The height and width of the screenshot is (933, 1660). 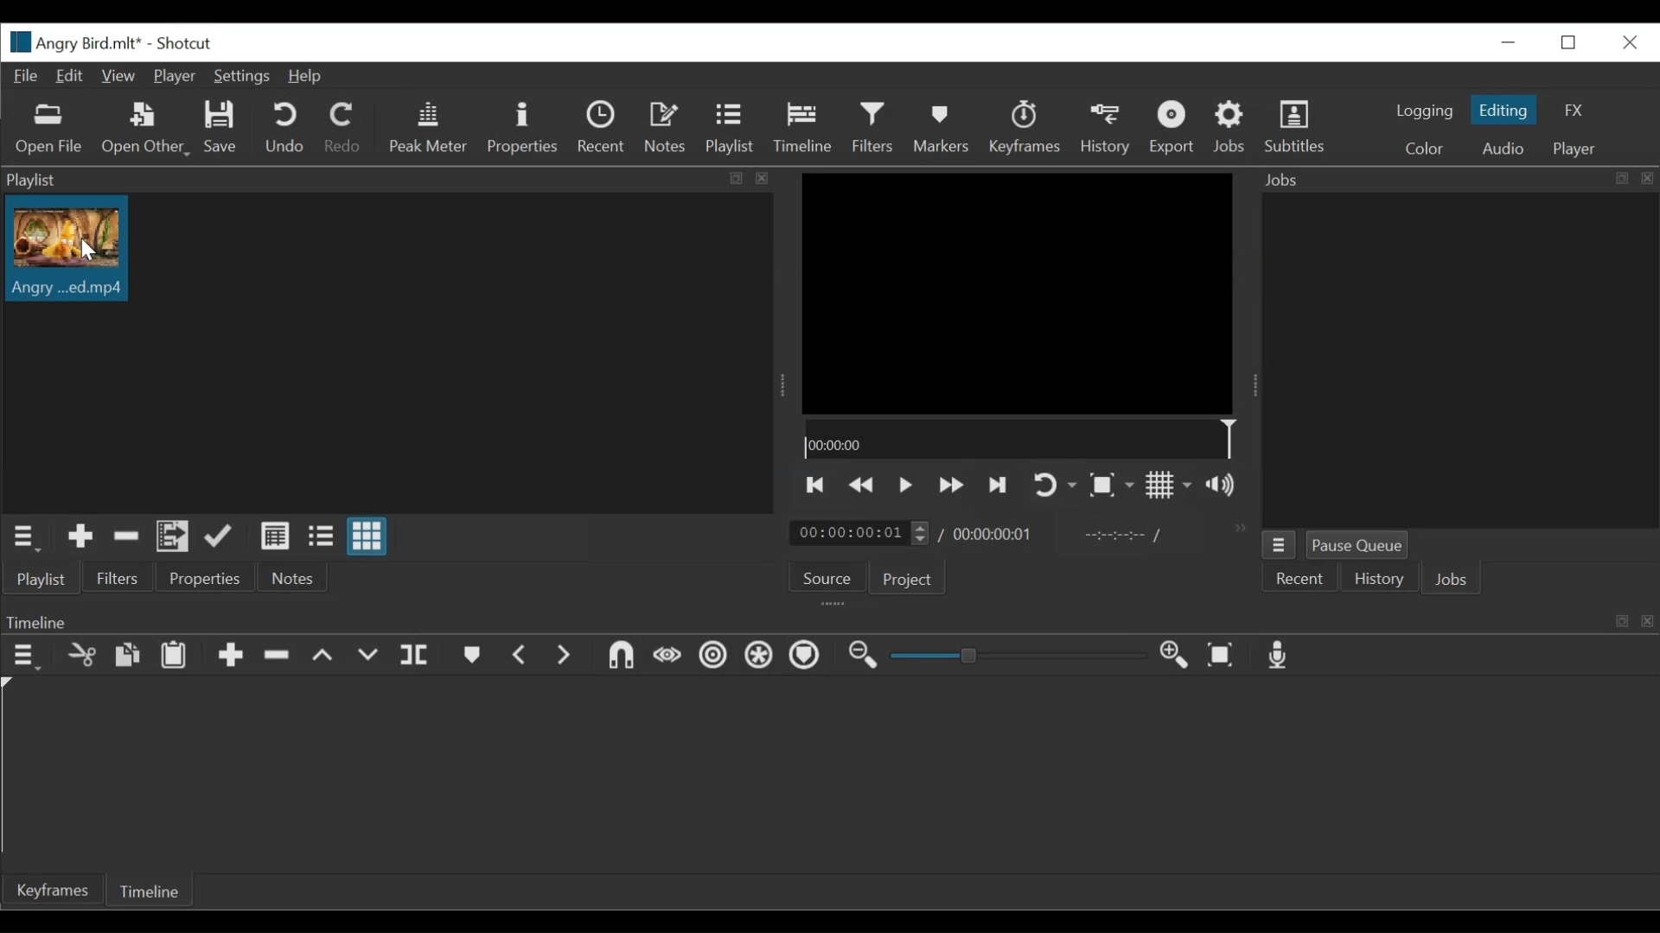 I want to click on File Name, so click(x=73, y=42).